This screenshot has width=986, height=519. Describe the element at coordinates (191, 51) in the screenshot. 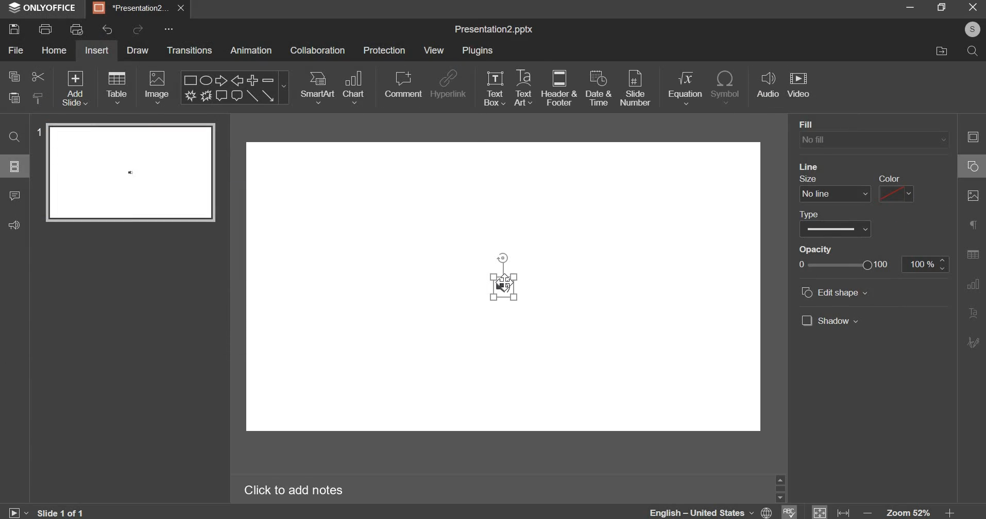

I see `transitions` at that location.